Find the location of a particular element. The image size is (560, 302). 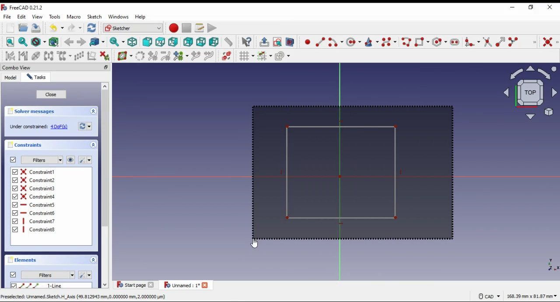

measure distance is located at coordinates (229, 41).